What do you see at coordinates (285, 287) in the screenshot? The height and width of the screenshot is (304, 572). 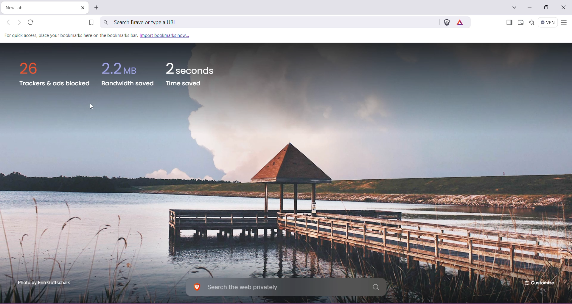 I see `Search the web privately` at bounding box center [285, 287].